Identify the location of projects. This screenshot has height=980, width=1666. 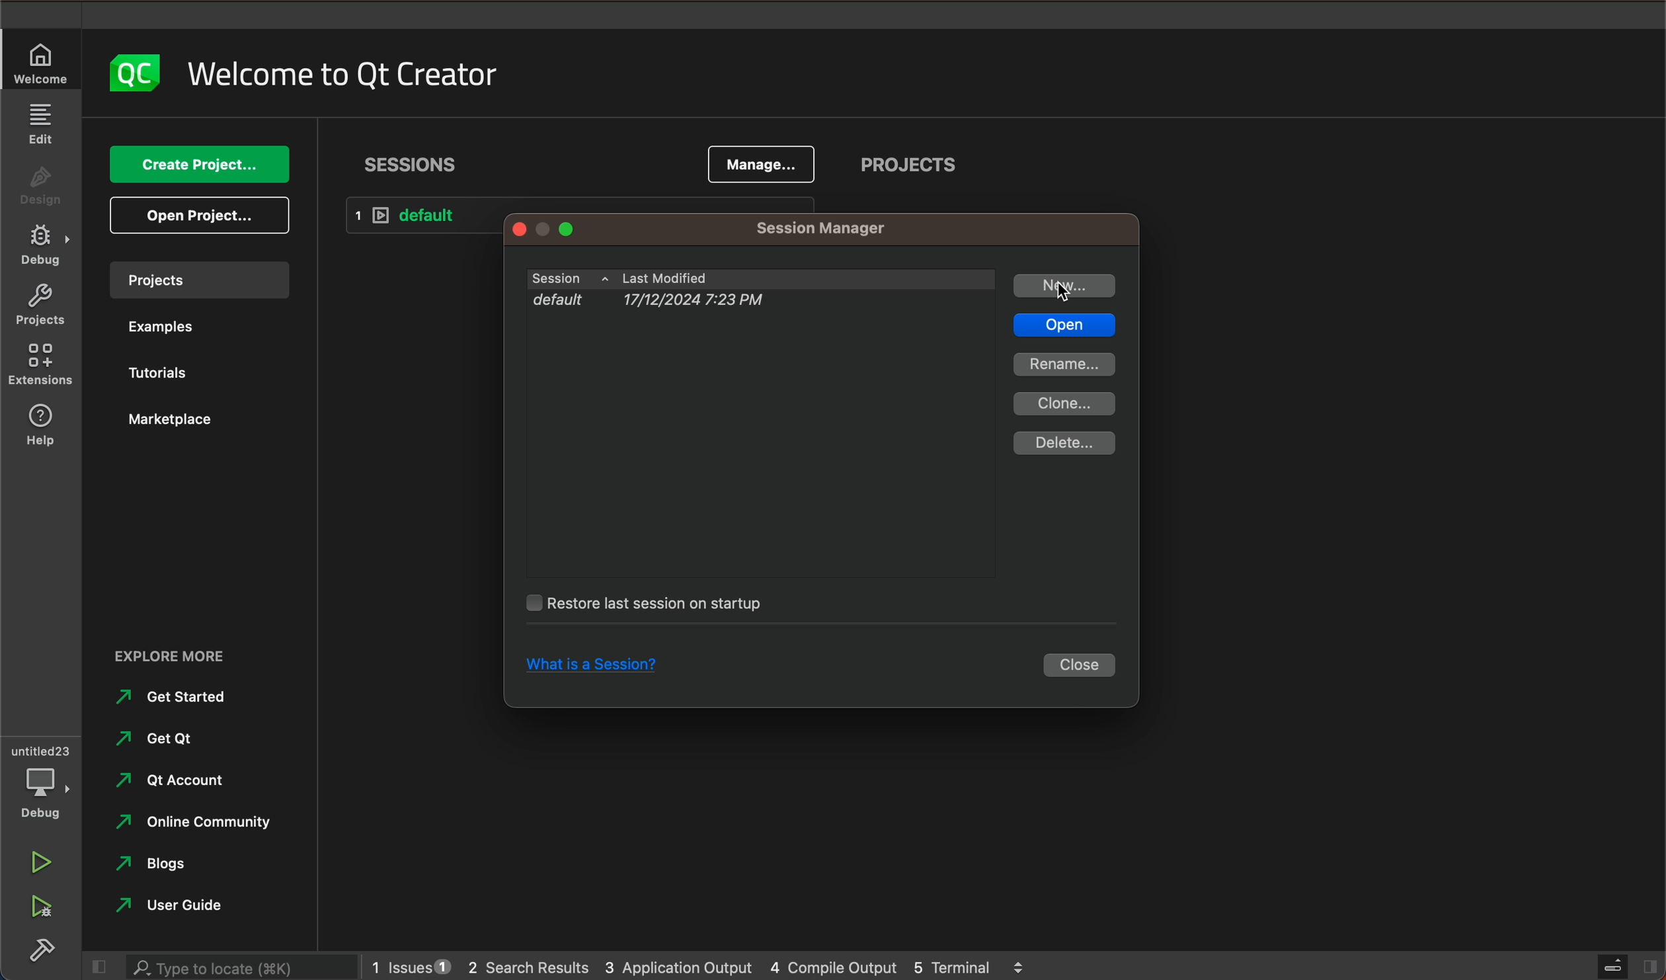
(198, 278).